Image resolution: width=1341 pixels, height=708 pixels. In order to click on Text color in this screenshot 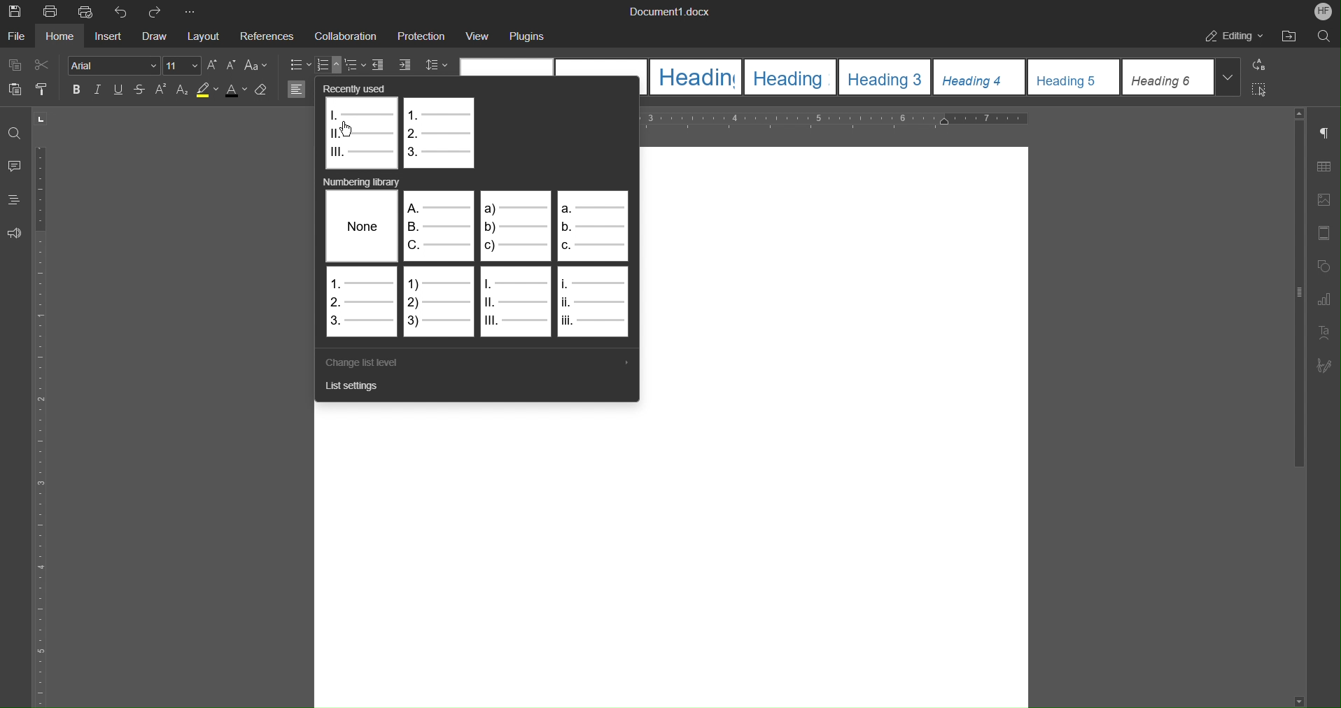, I will do `click(236, 92)`.